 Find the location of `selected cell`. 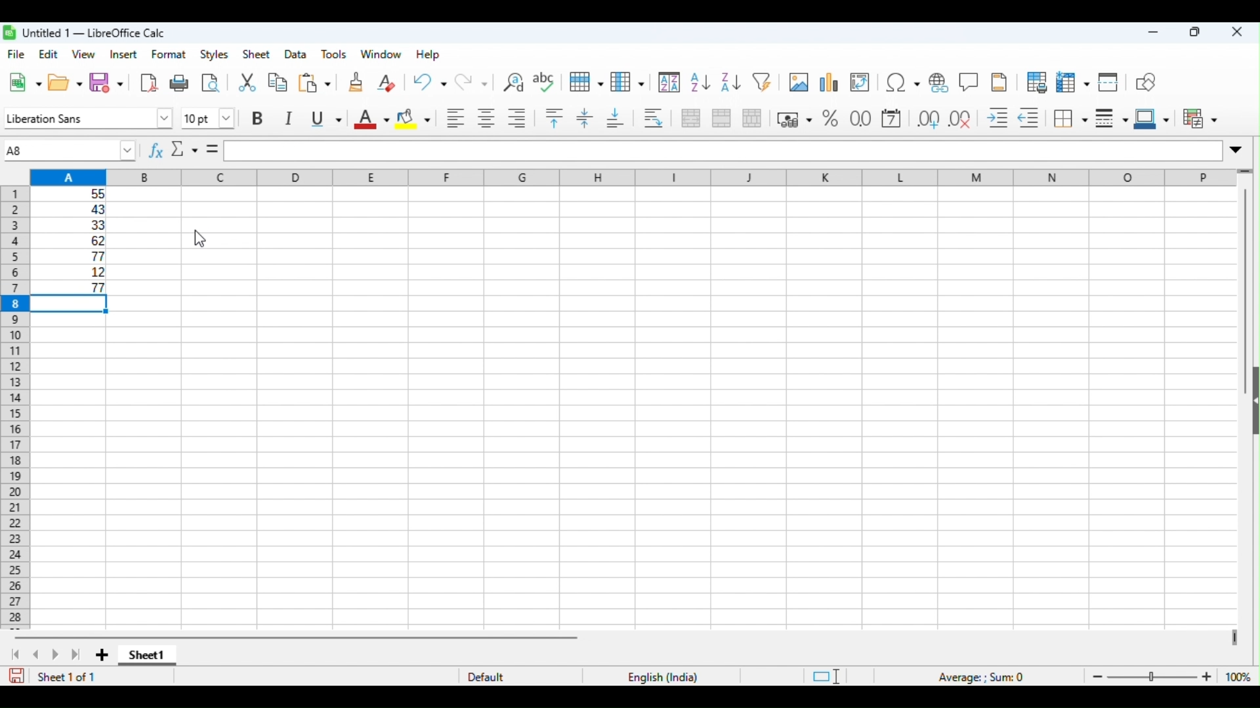

selected cell is located at coordinates (70, 304).